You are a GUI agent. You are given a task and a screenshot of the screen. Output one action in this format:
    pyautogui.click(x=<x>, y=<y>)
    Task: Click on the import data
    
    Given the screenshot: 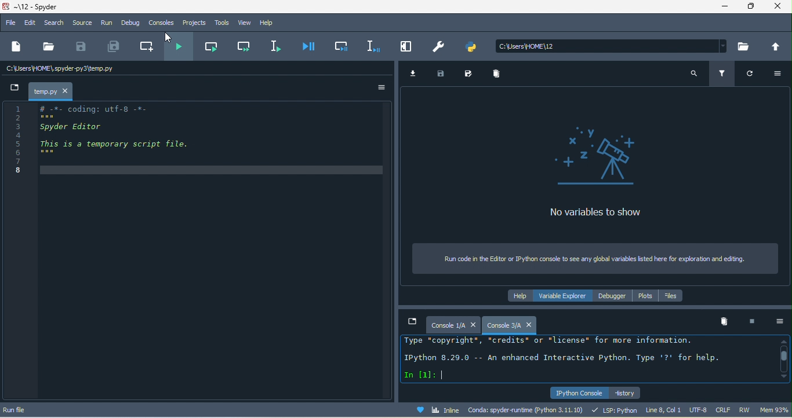 What is the action you would take?
    pyautogui.click(x=415, y=74)
    